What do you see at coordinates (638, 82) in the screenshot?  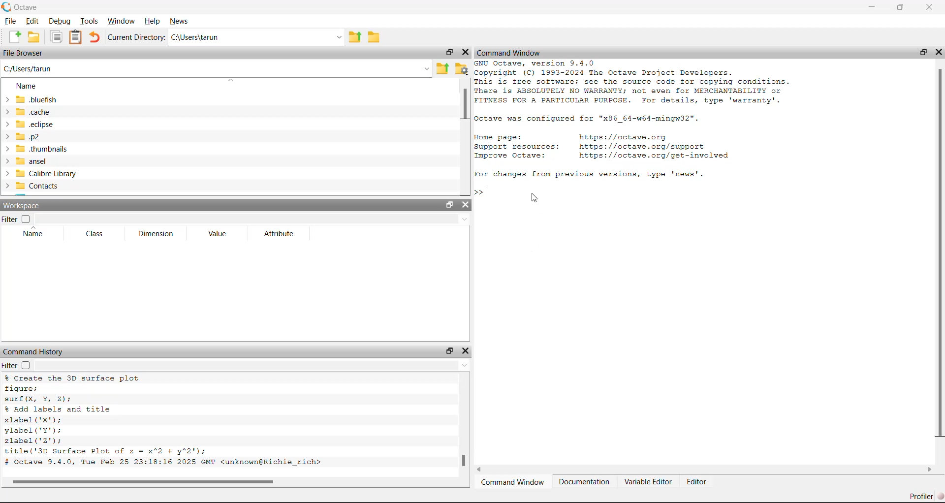 I see `GNU Octave, version 9.4.0

copyright (C) 1993-2024 The Octave Project Developers.

This is free software; see the source code for copying conditions.
There is ABSOLUTELY NO WARRANTY; not even for MERCHANTABILITY or
FITNESS FOR A PARTICULAR PURPOSE. For details, type 'warranty'.` at bounding box center [638, 82].